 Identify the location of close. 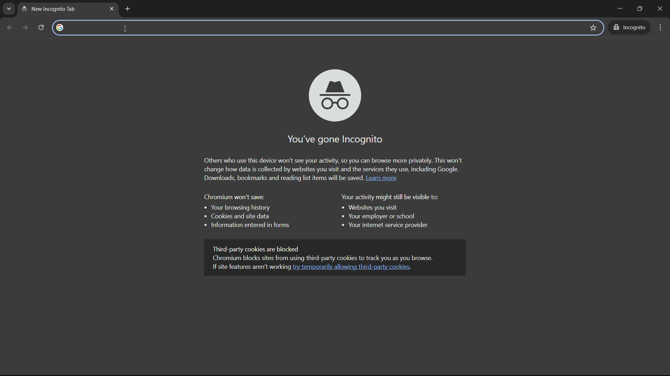
(662, 9).